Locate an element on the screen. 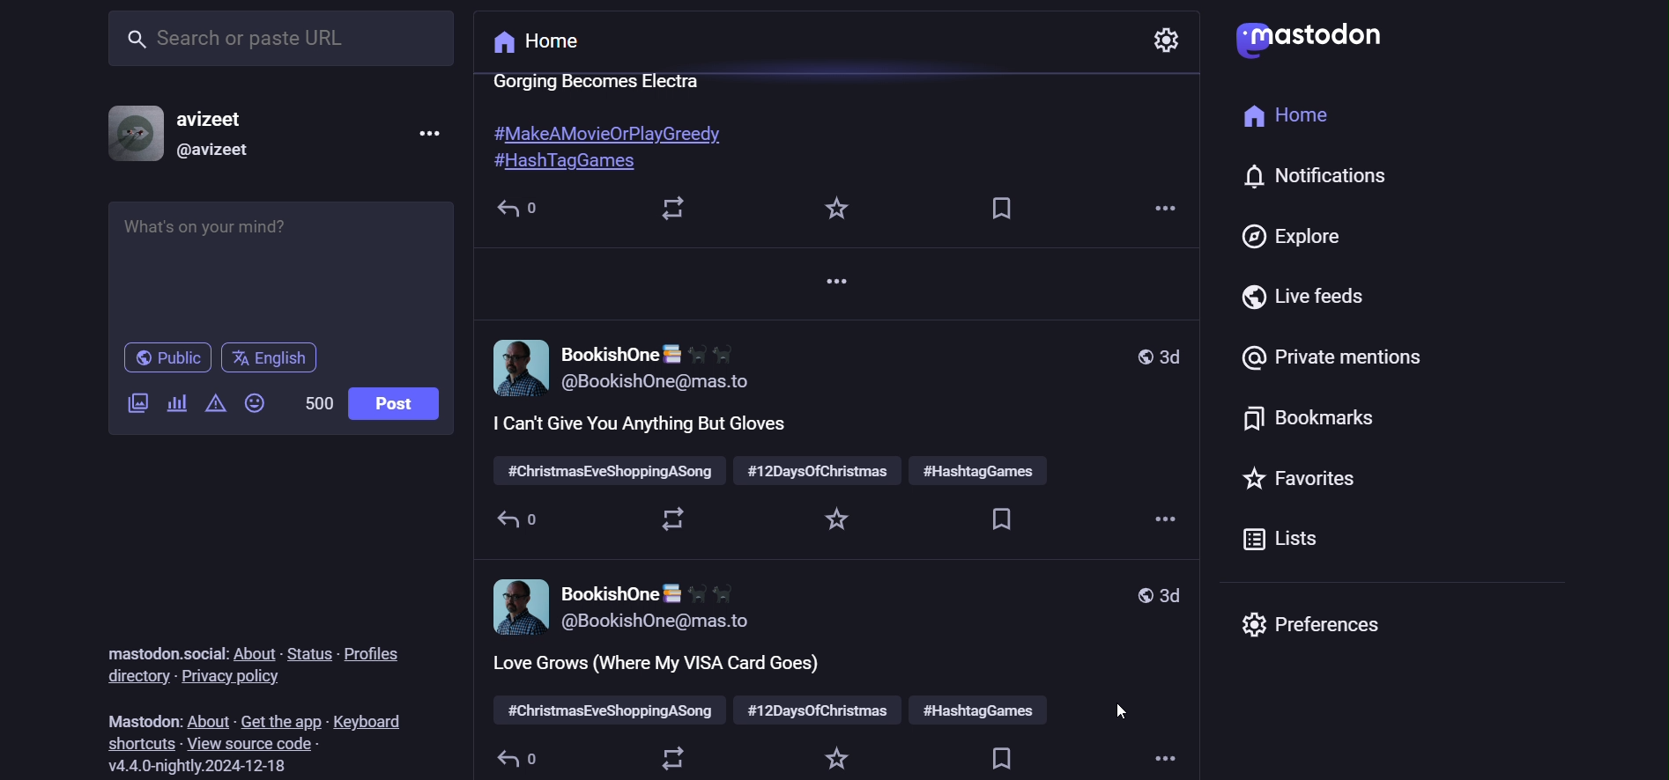 Image resolution: width=1669 pixels, height=780 pixels. boost is located at coordinates (664, 207).